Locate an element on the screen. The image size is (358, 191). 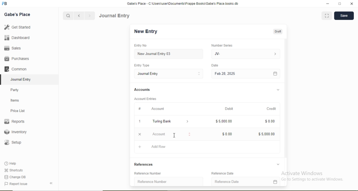
Entry No is located at coordinates (140, 45).